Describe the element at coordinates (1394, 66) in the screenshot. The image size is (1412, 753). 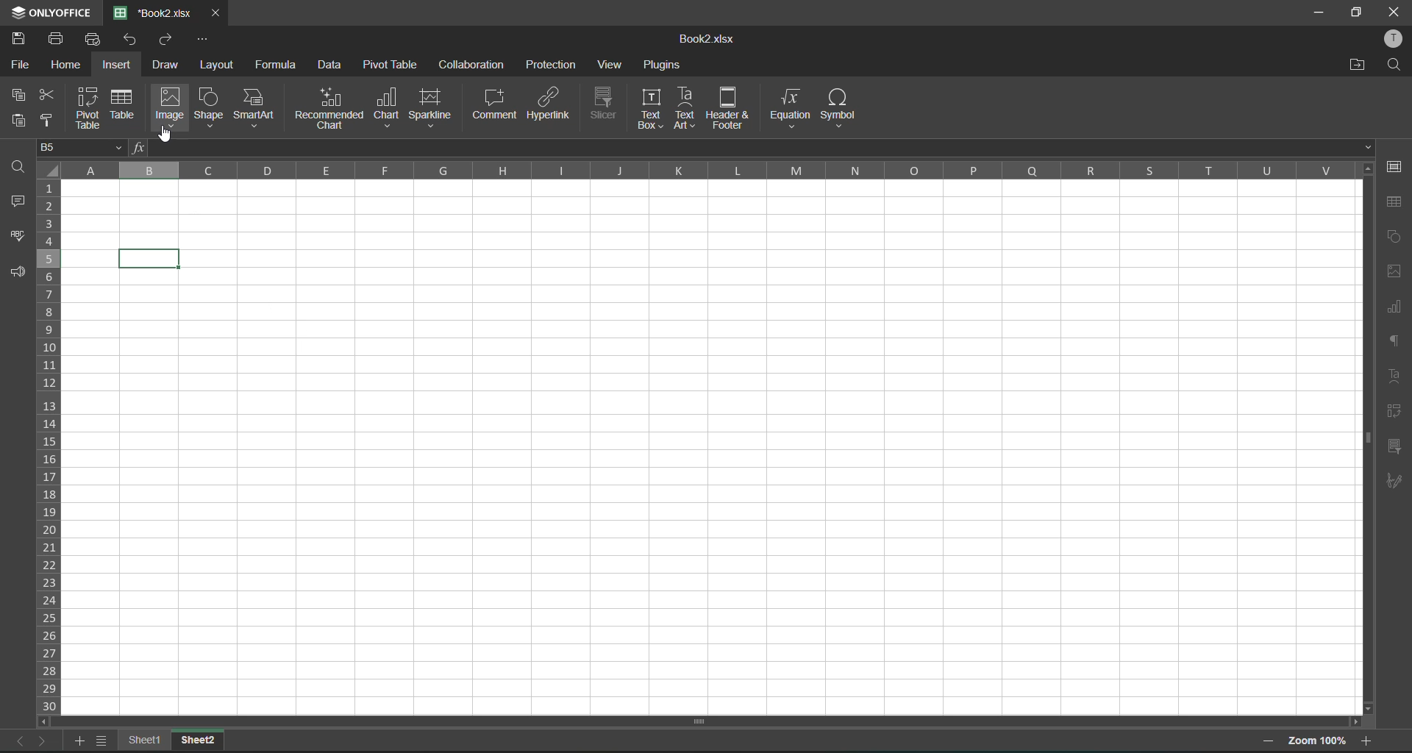
I see `find` at that location.